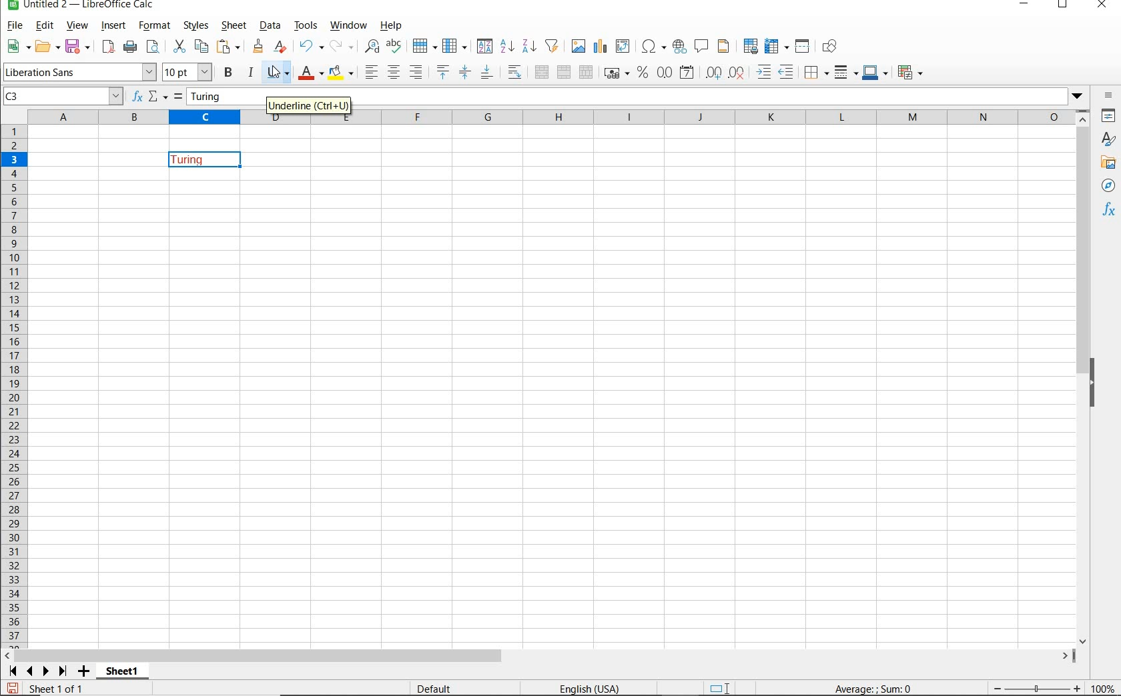 The image size is (1121, 696). Describe the element at coordinates (751, 45) in the screenshot. I see `DEFINE PRINT AREA` at that location.